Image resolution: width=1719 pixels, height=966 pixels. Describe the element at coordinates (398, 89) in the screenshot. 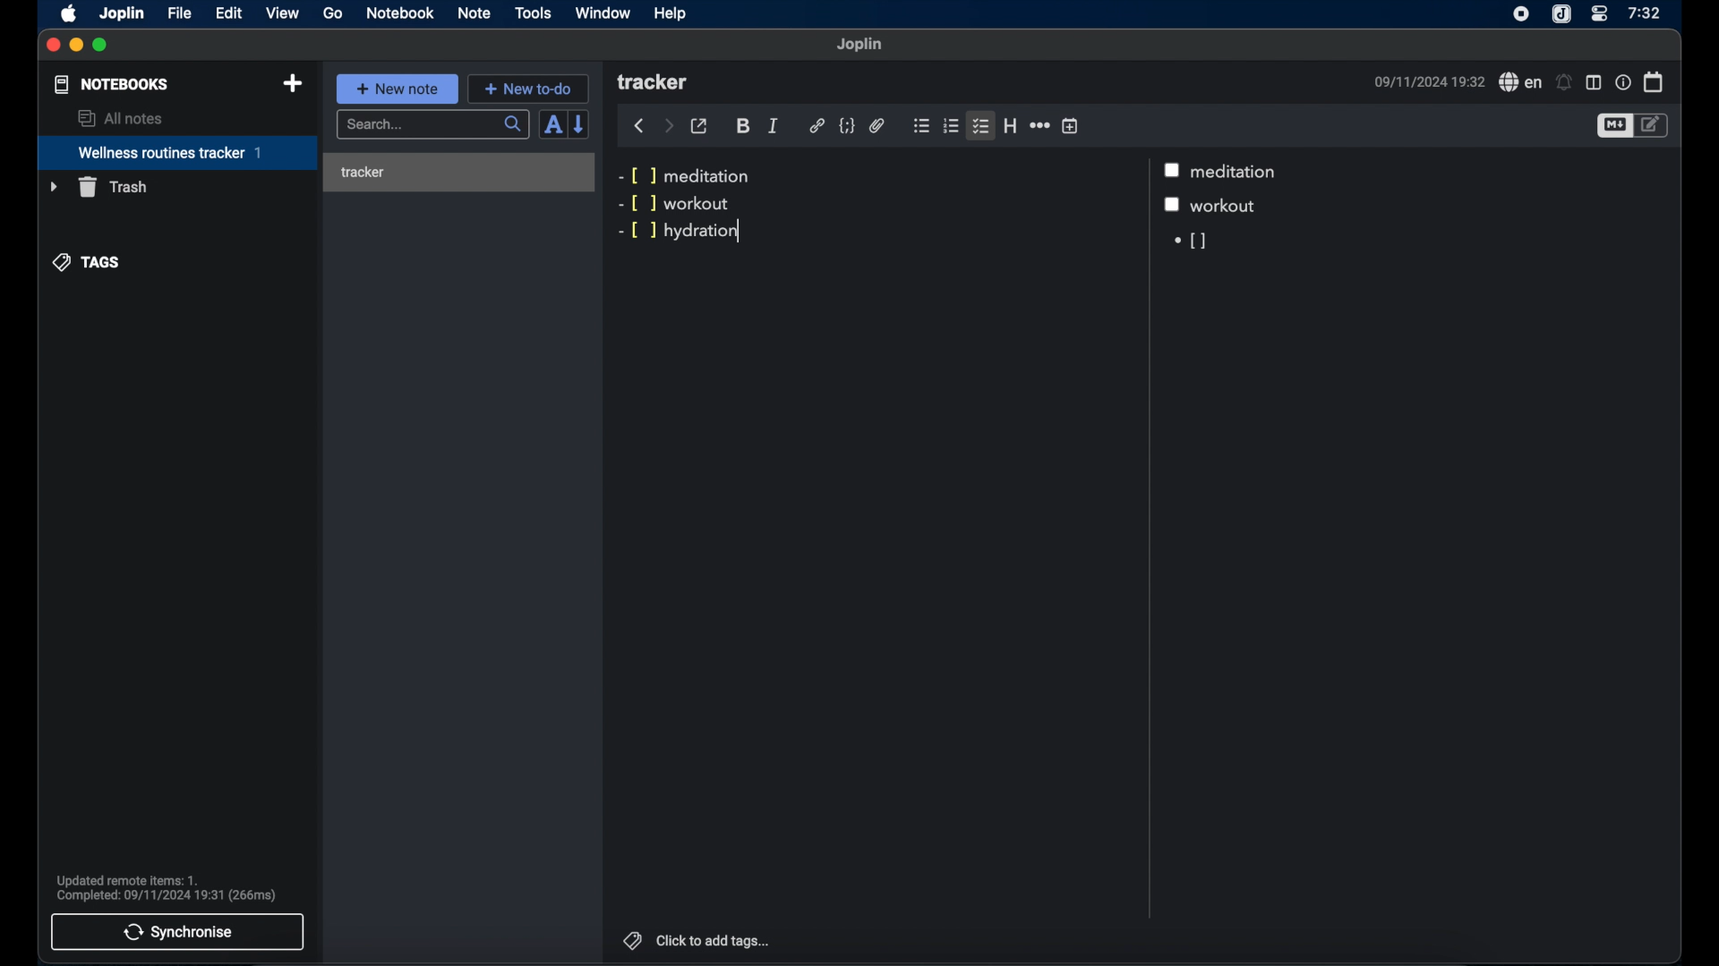

I see `+ new note` at that location.